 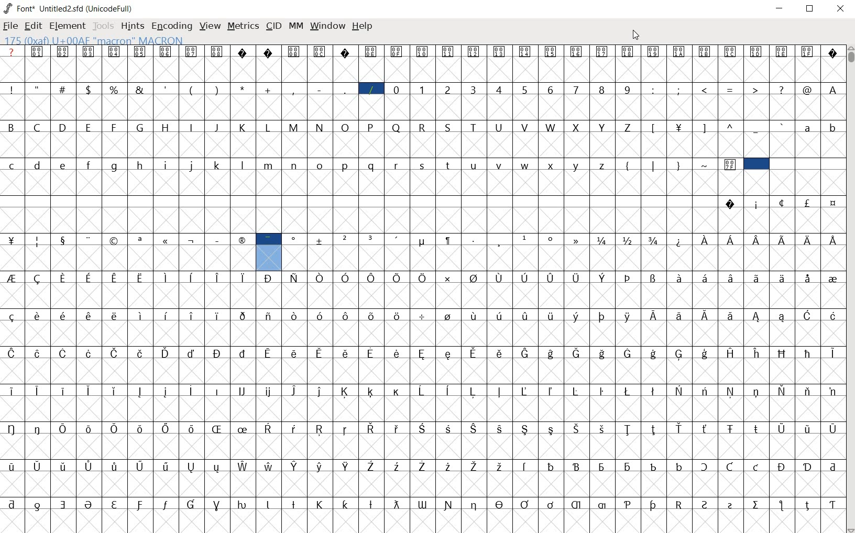 I want to click on HINTS, so click(x=131, y=26).